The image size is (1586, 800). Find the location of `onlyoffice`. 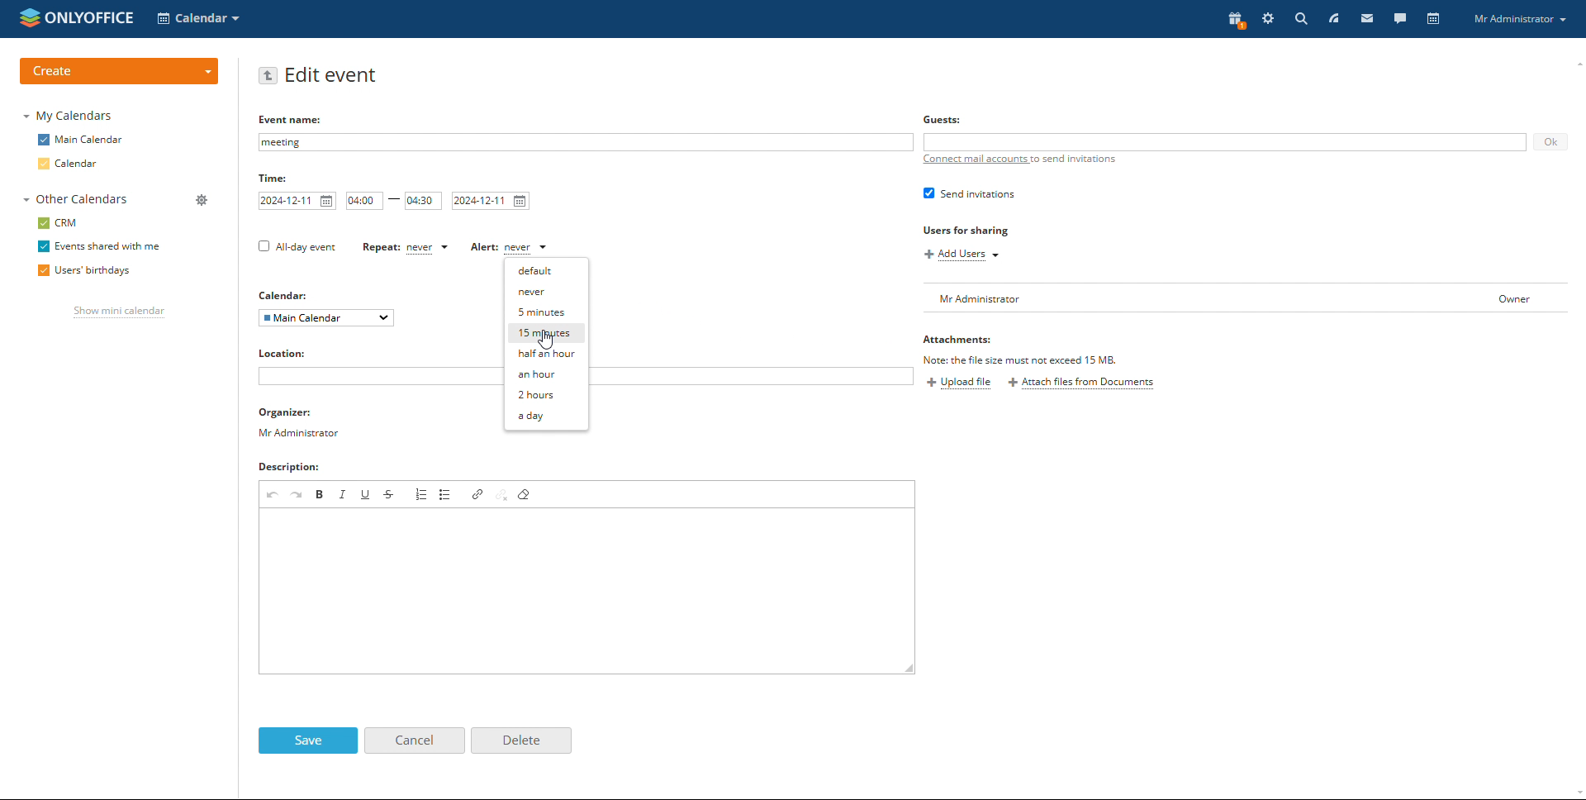

onlyoffice is located at coordinates (95, 17).